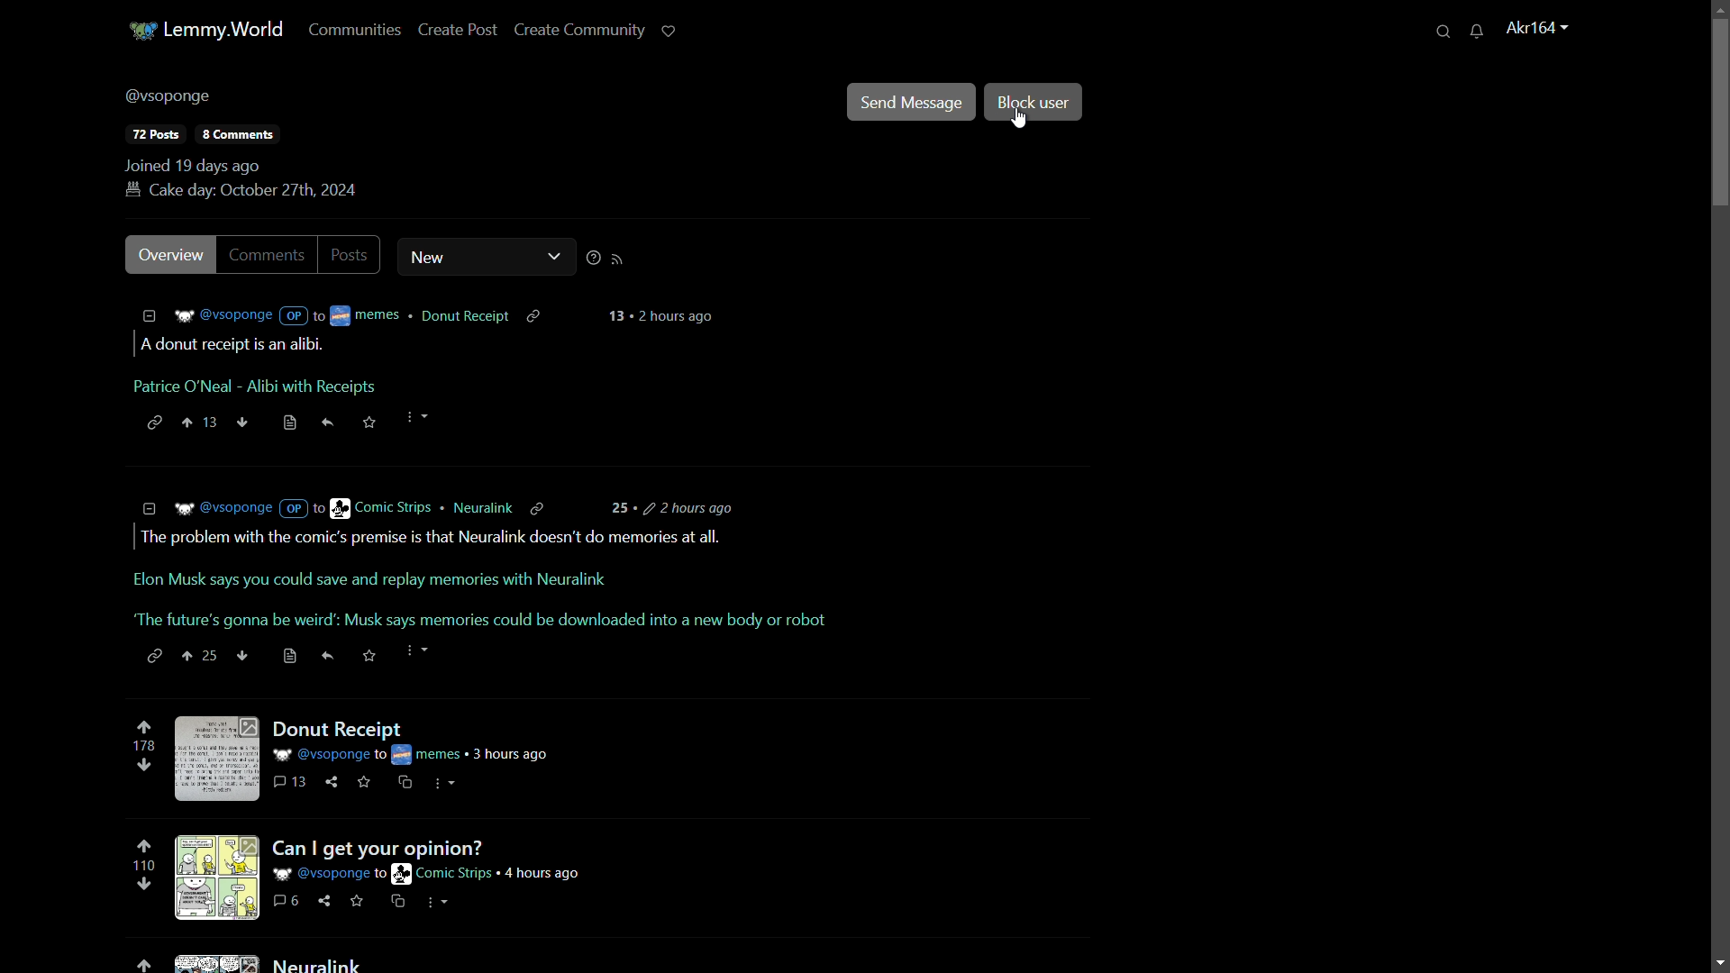  What do you see at coordinates (667, 316) in the screenshot?
I see `time` at bounding box center [667, 316].